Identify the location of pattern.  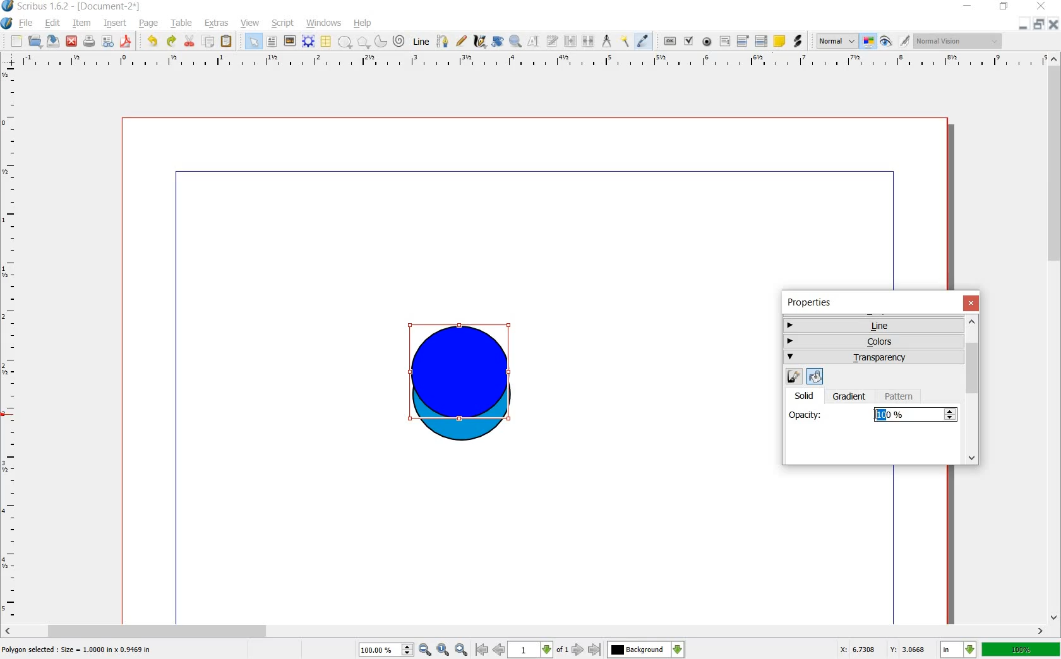
(901, 396).